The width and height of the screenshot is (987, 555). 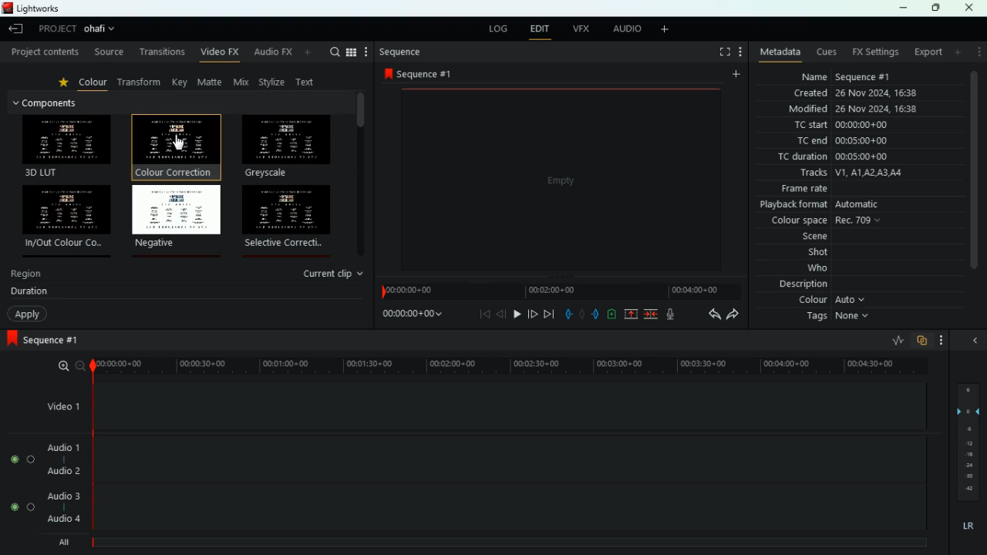 I want to click on colour space, so click(x=828, y=221).